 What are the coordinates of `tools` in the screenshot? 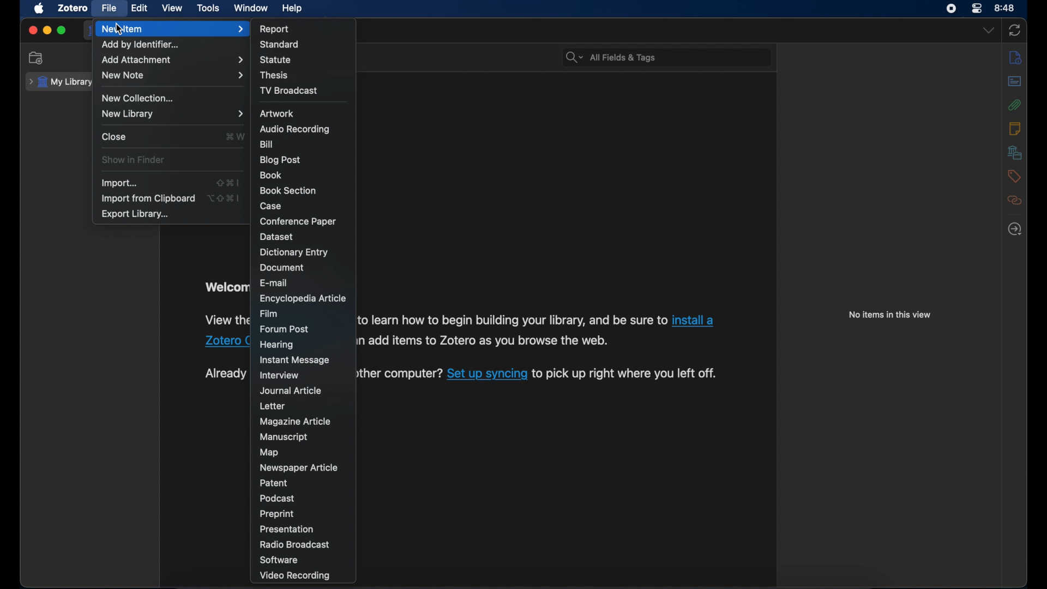 It's located at (208, 8).